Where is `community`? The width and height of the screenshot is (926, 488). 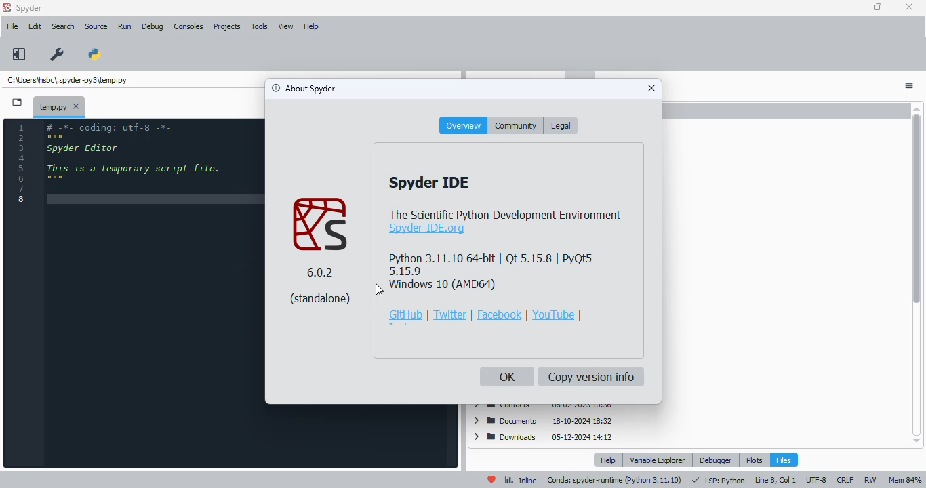
community is located at coordinates (517, 125).